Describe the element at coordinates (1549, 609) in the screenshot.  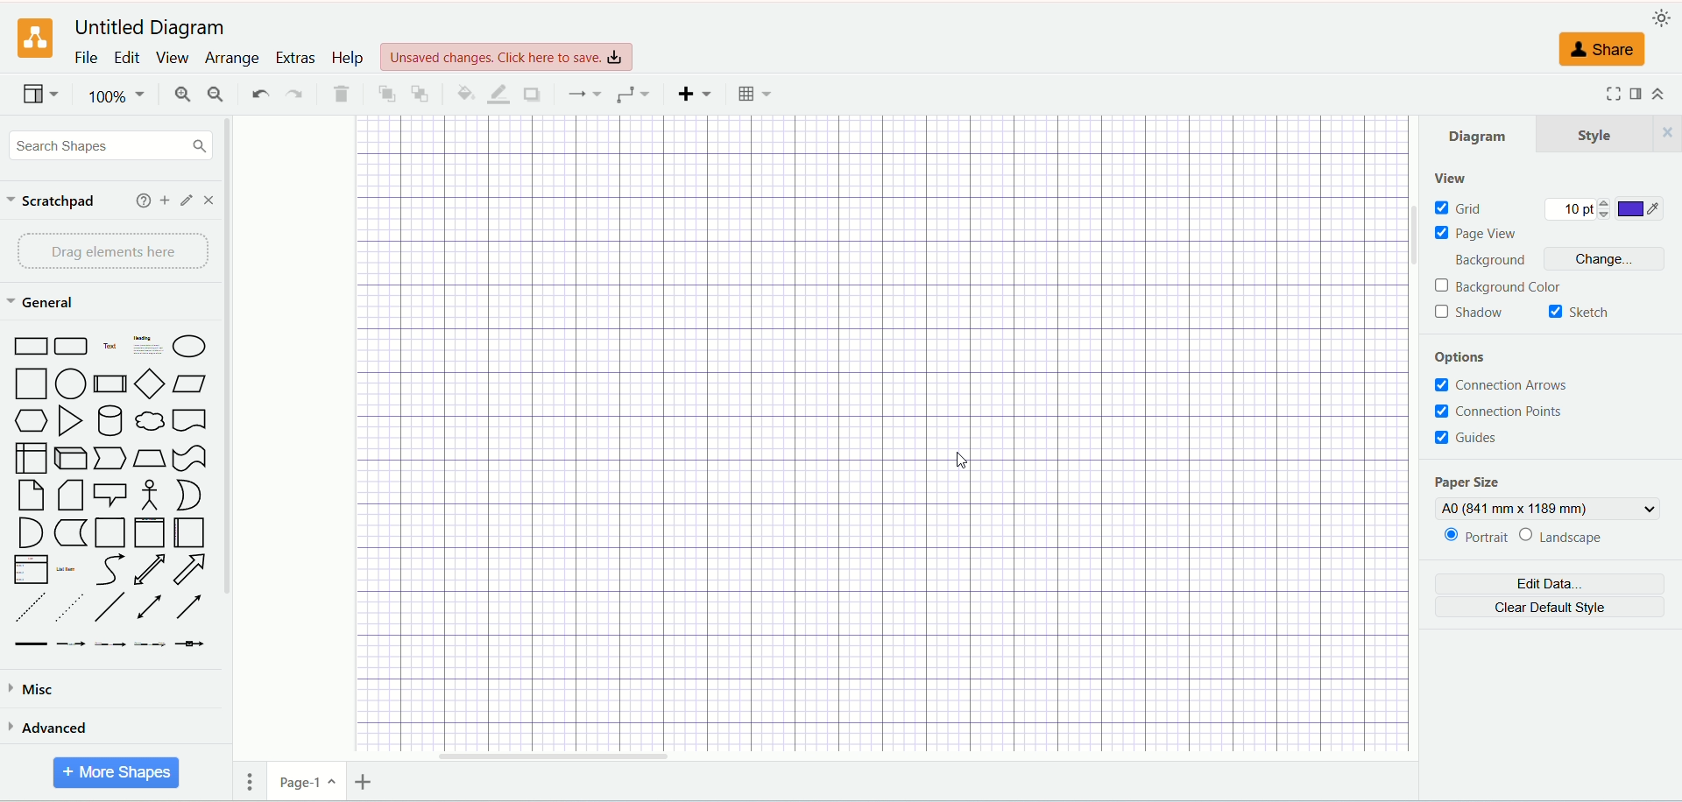
I see `clear default style` at that location.